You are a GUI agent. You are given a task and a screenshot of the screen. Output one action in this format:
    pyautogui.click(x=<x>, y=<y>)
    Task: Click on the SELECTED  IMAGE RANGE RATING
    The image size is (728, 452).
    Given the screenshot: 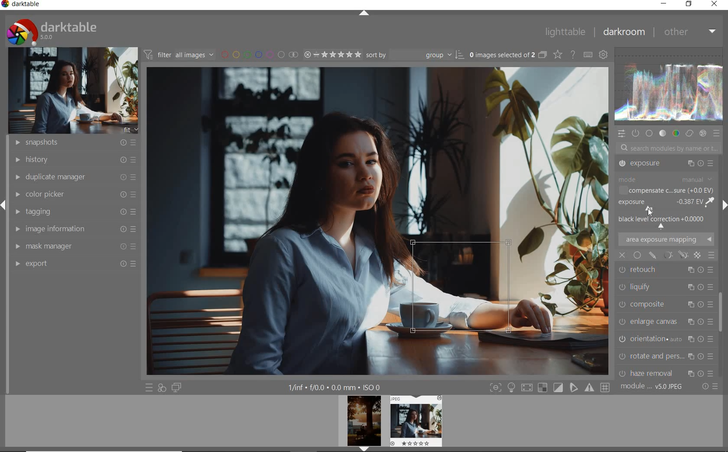 What is the action you would take?
    pyautogui.click(x=332, y=55)
    